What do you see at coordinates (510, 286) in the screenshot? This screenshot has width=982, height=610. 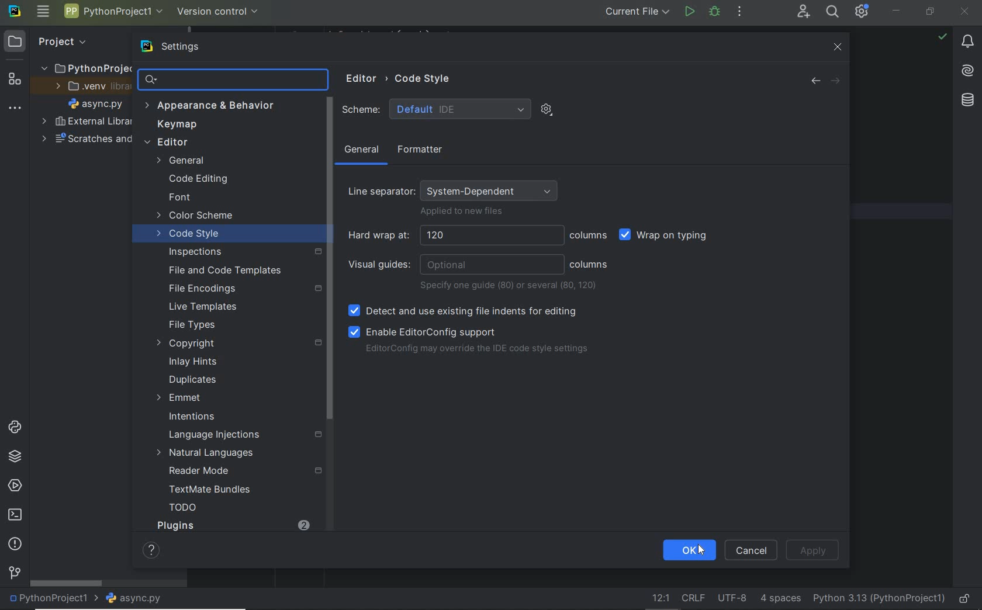 I see `specify one guide or several` at bounding box center [510, 286].